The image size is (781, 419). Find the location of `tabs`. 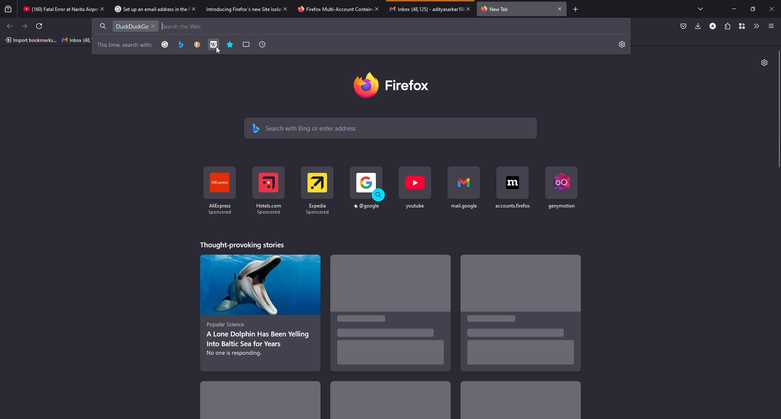

tabs is located at coordinates (247, 44).